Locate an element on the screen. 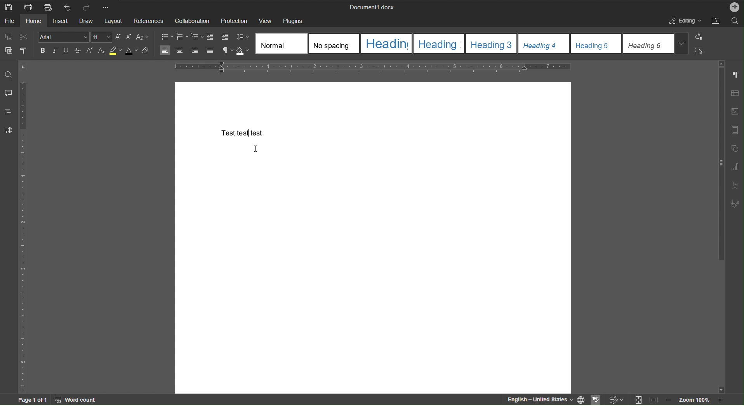  Graph is located at coordinates (735, 167).